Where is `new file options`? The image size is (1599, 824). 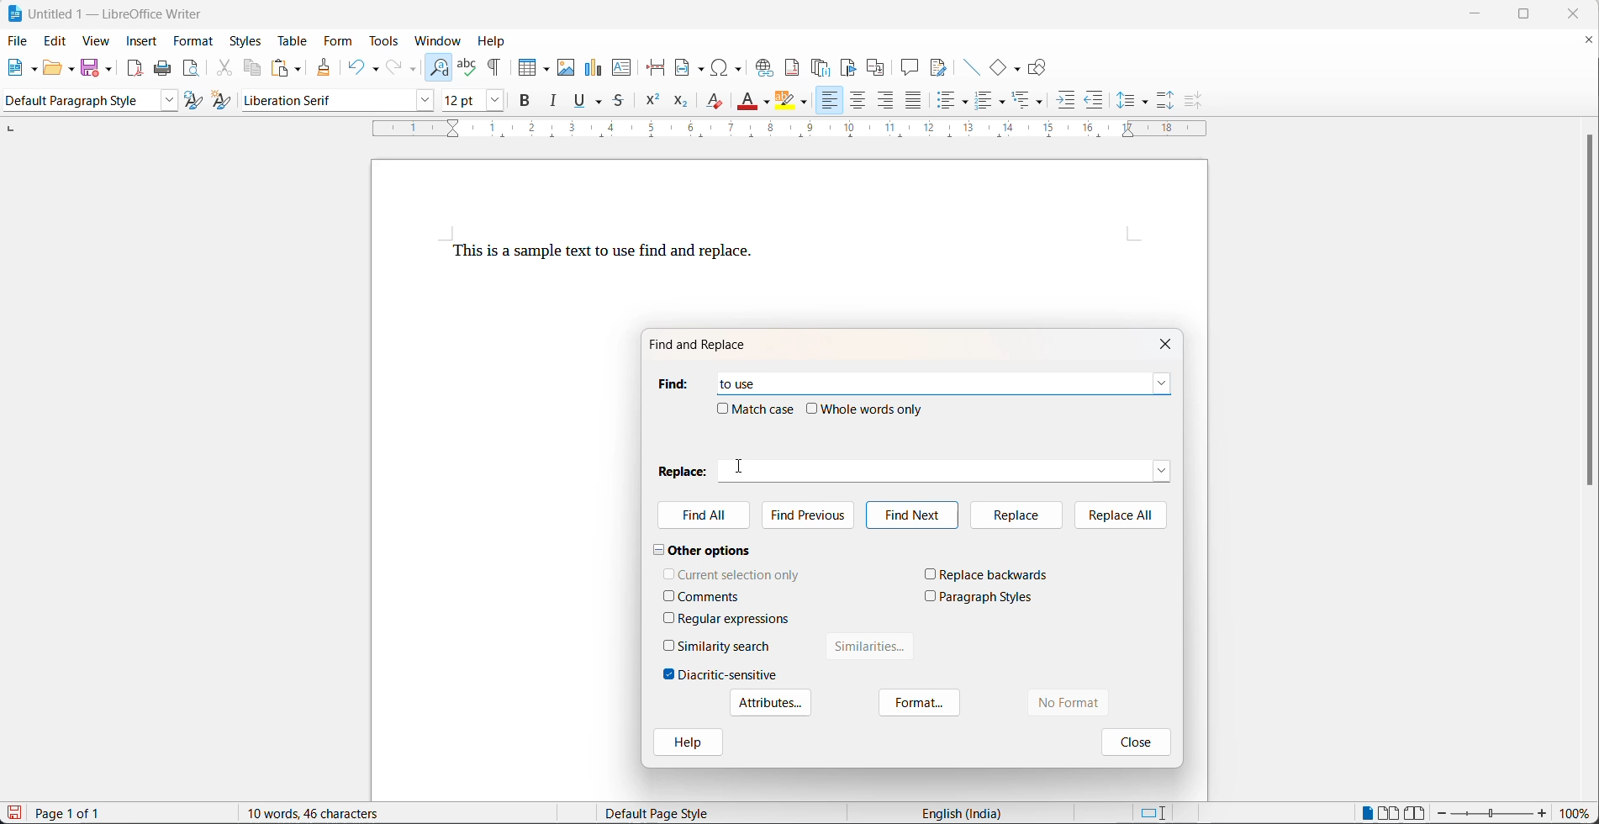
new file options is located at coordinates (35, 70).